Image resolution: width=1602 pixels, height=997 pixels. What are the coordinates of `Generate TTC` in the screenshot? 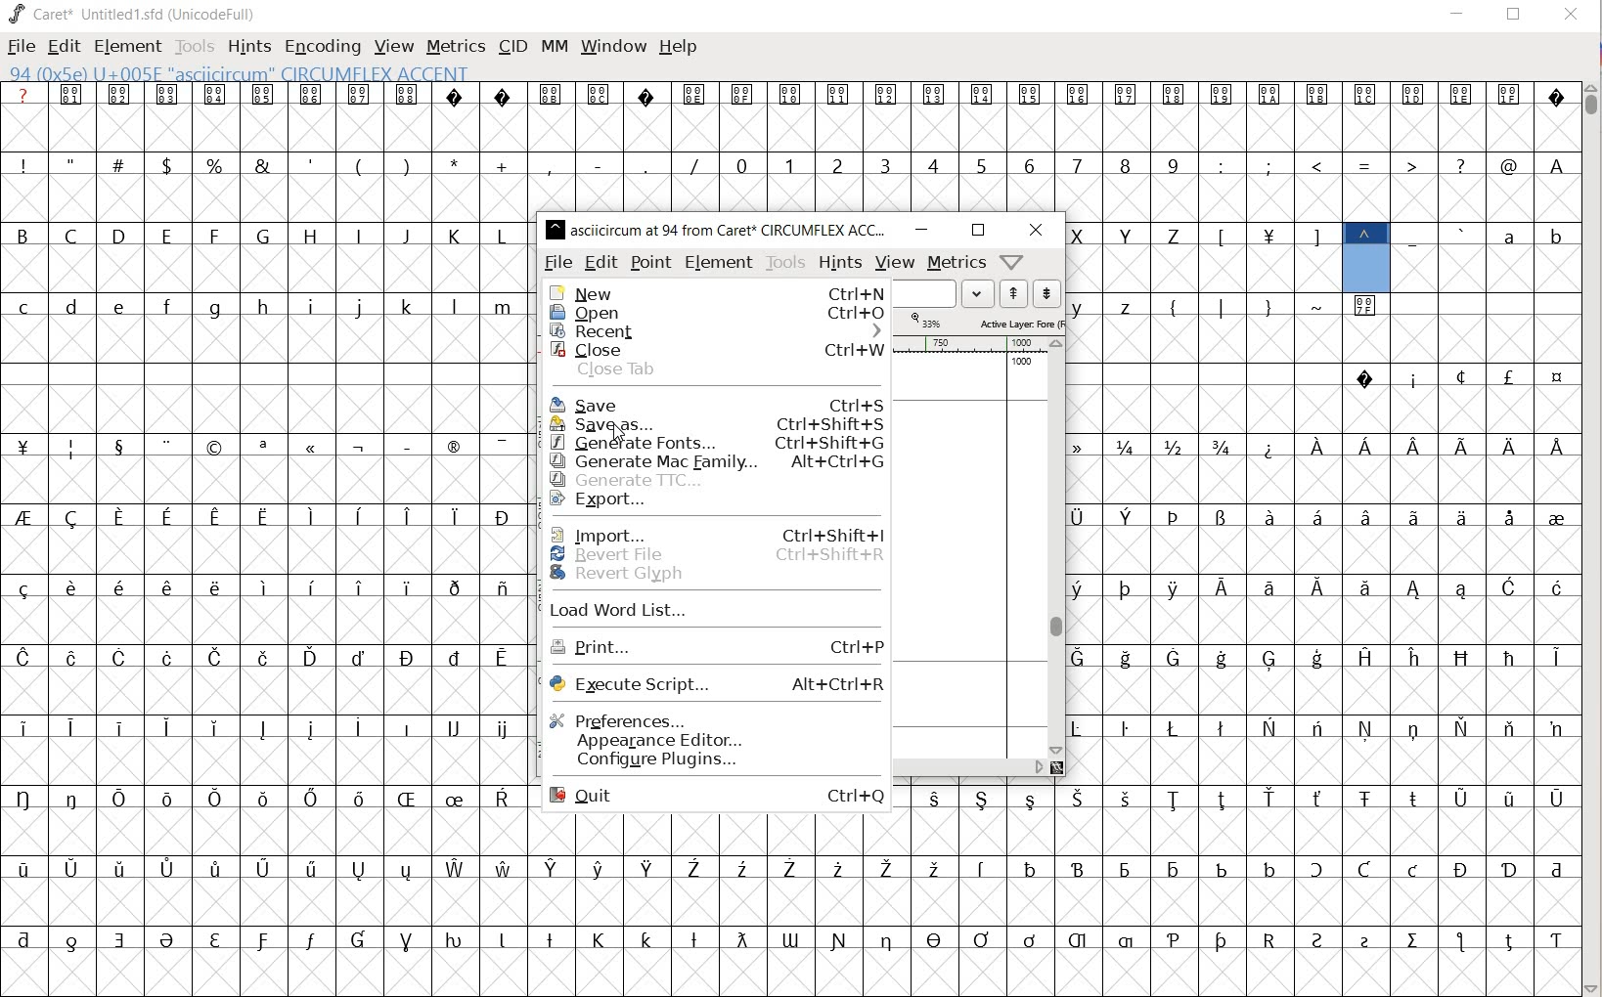 It's located at (716, 480).